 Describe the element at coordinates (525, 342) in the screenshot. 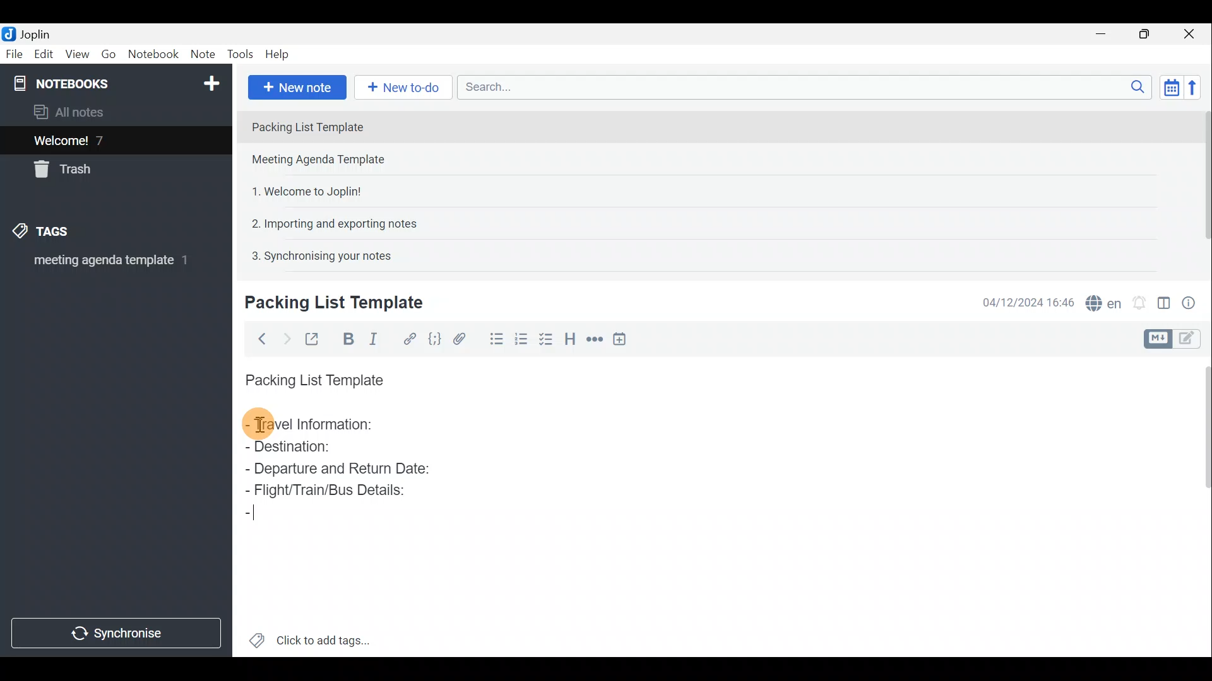

I see `Numbered list` at that location.